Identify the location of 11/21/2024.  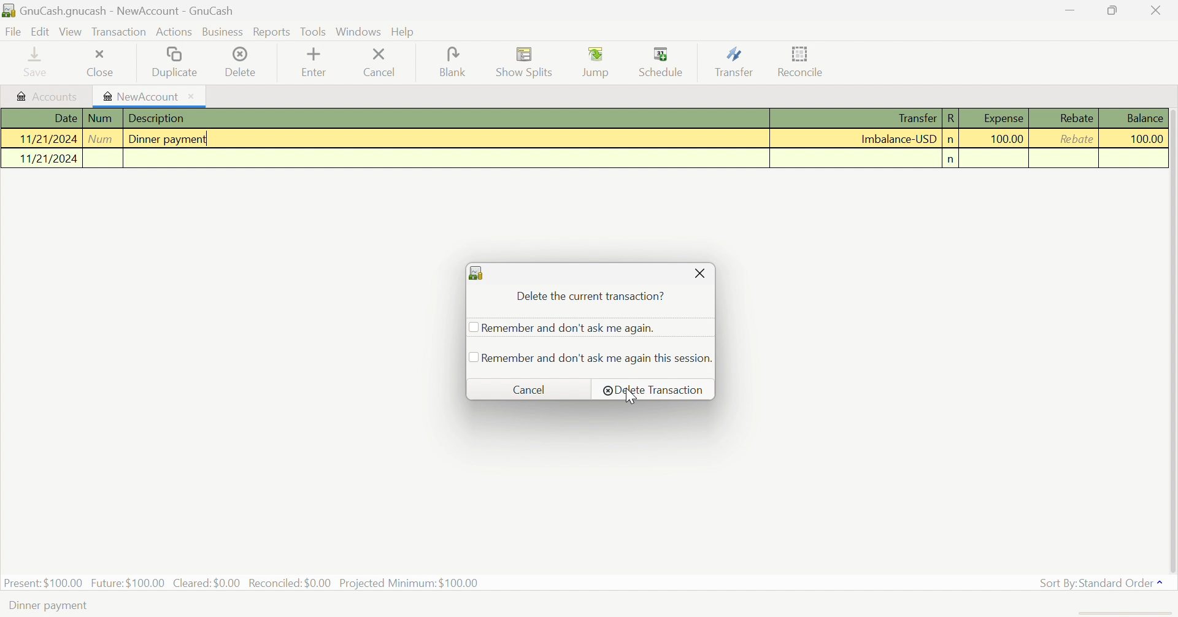
(41, 159).